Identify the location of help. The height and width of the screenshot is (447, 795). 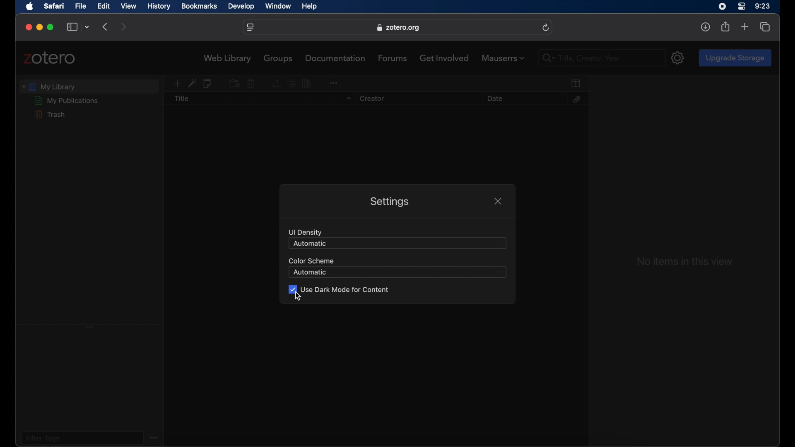
(309, 7).